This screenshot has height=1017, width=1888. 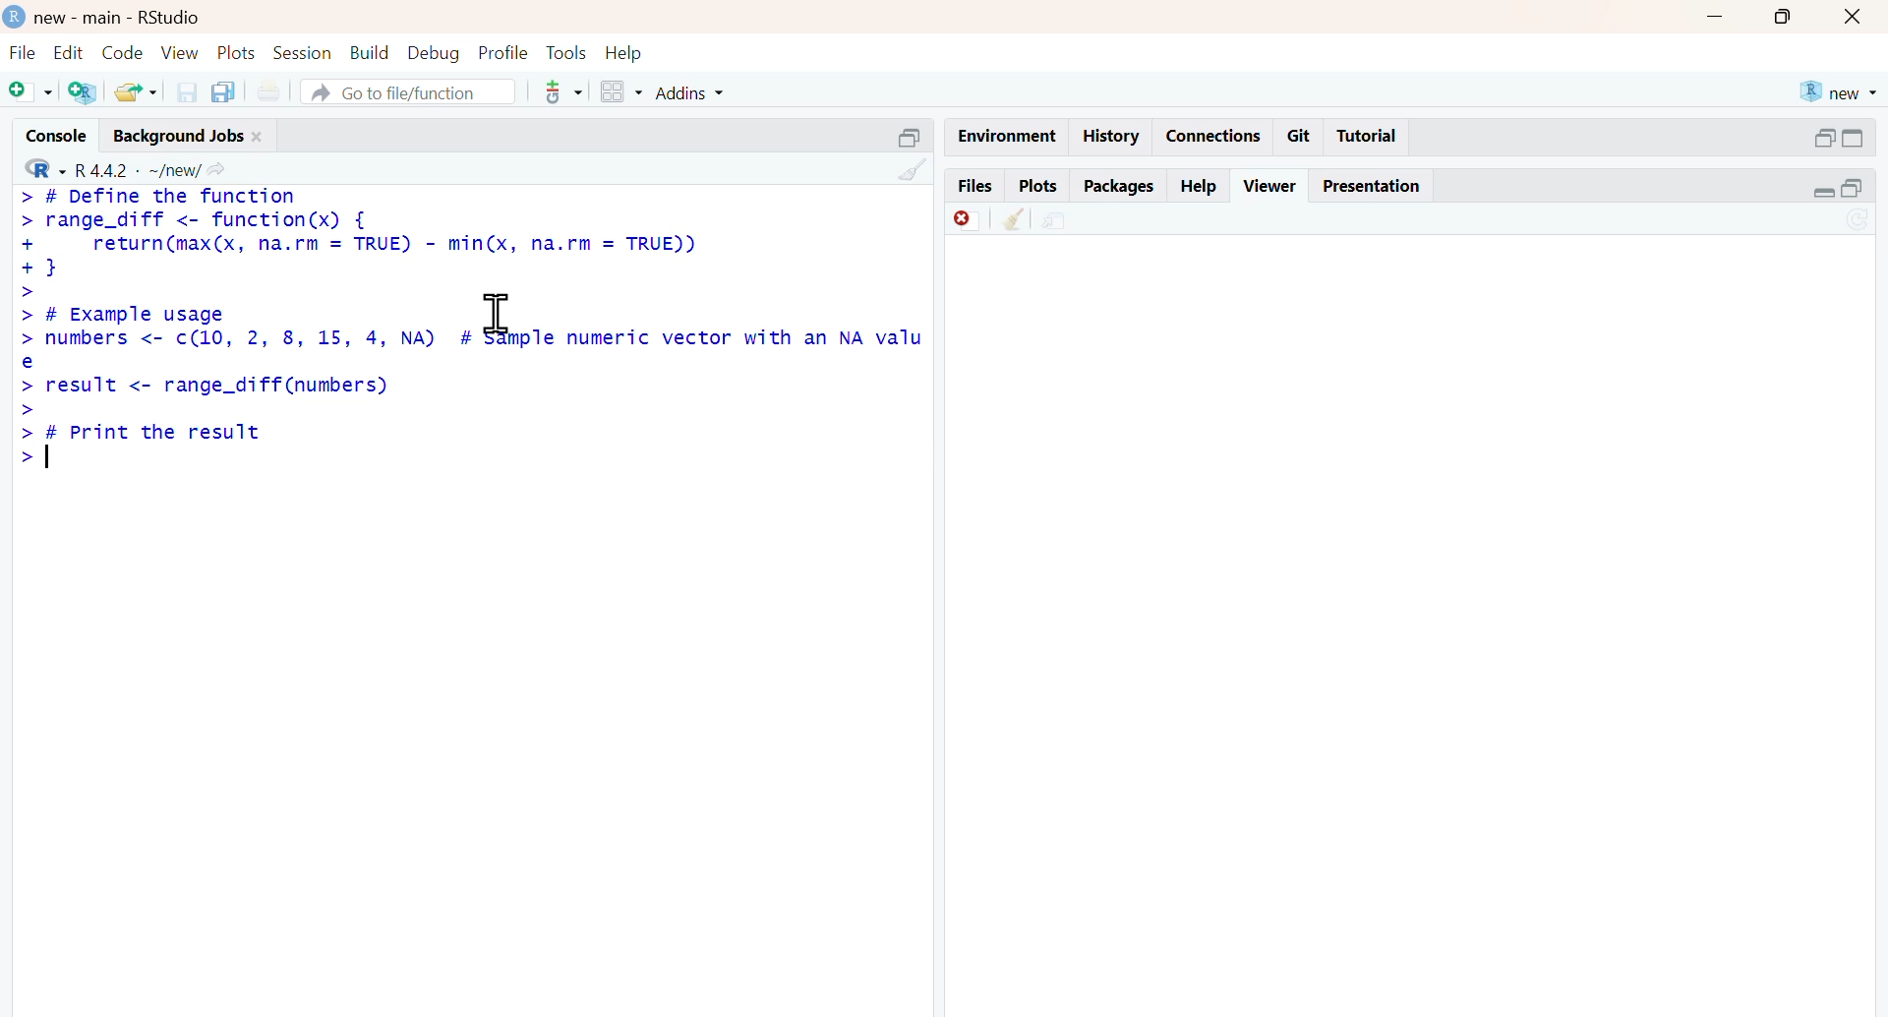 I want to click on copy, so click(x=223, y=91).